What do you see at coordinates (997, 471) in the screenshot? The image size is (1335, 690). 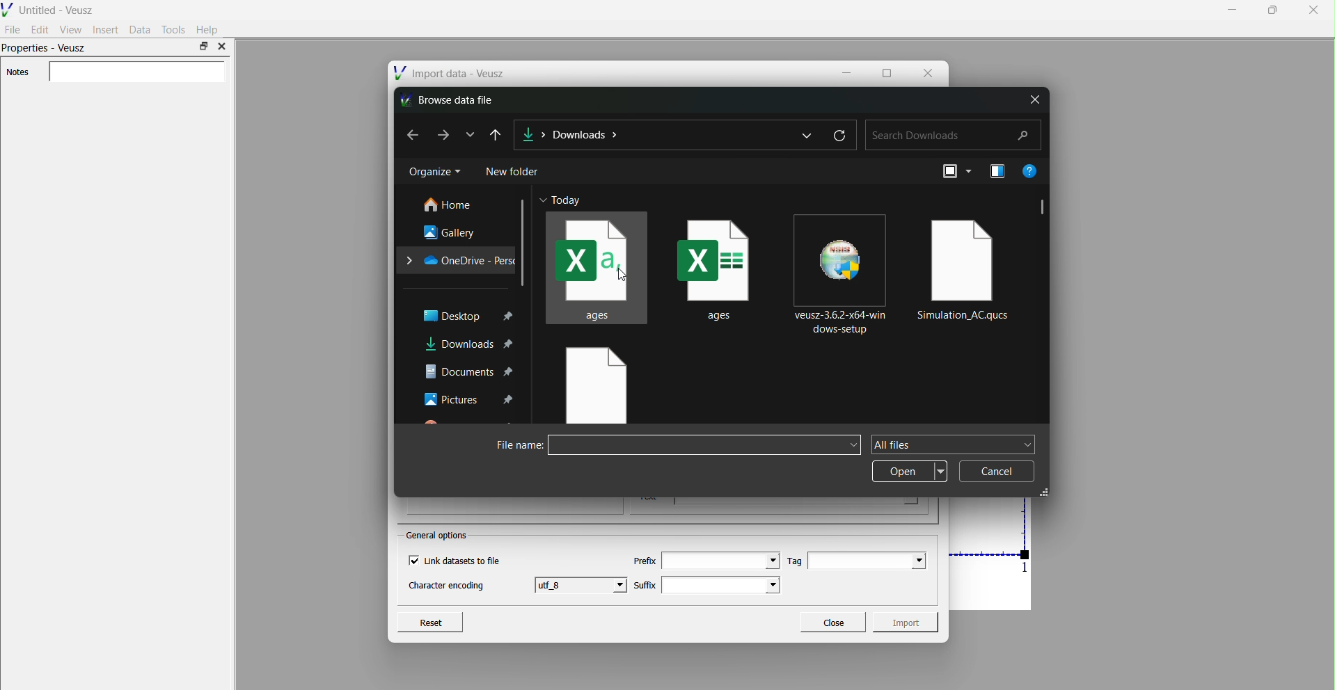 I see `Cancel` at bounding box center [997, 471].